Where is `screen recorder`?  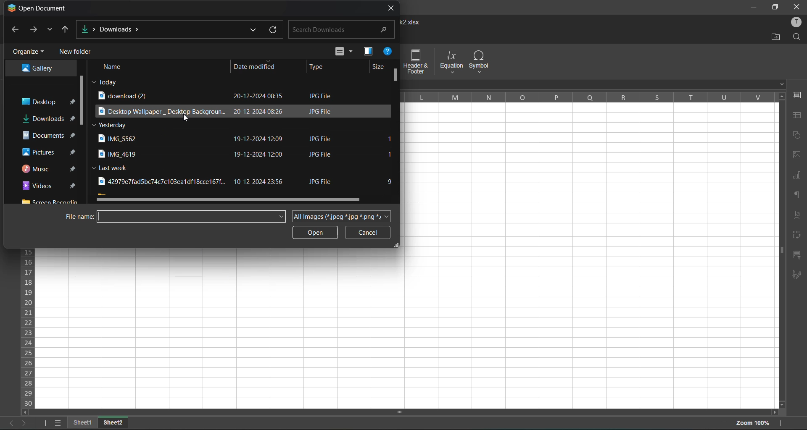
screen recorder is located at coordinates (50, 200).